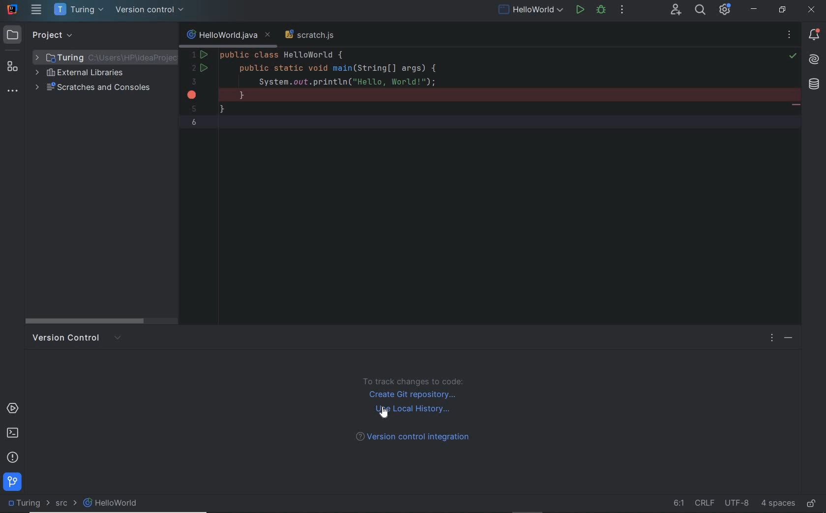 The width and height of the screenshot is (826, 513). What do you see at coordinates (416, 396) in the screenshot?
I see `create GIt repository` at bounding box center [416, 396].